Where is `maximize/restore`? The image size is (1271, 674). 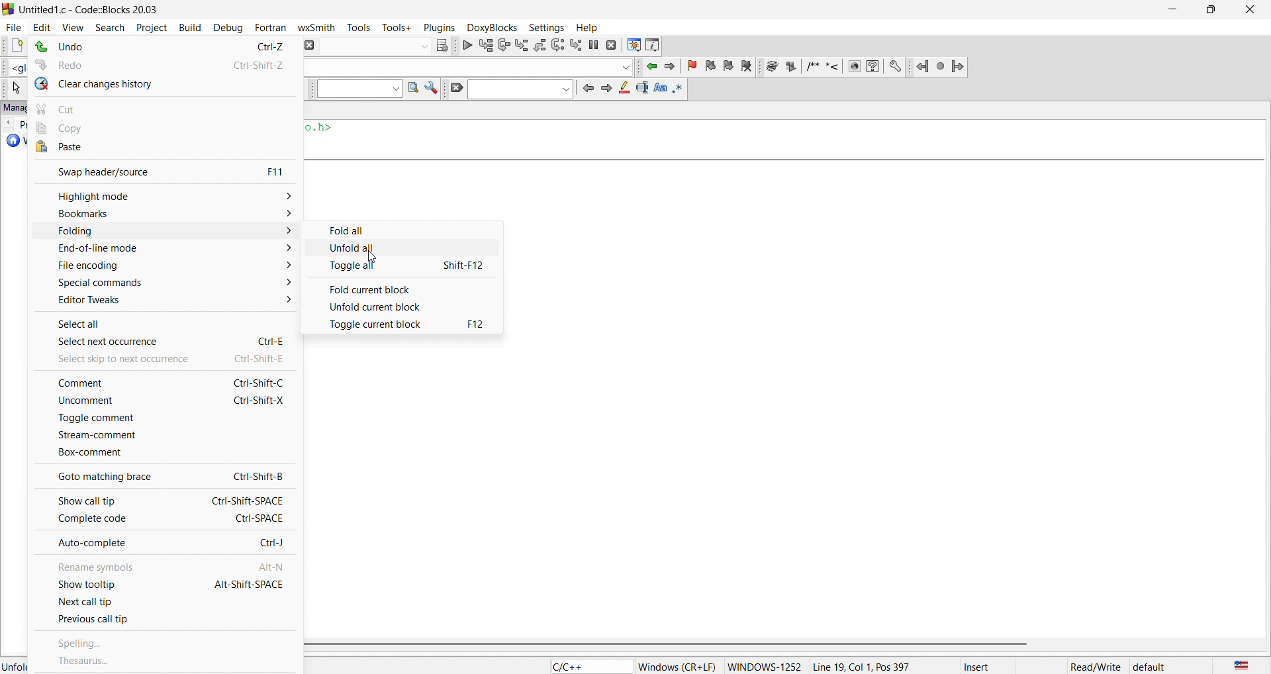 maximize/restore is located at coordinates (1207, 11).